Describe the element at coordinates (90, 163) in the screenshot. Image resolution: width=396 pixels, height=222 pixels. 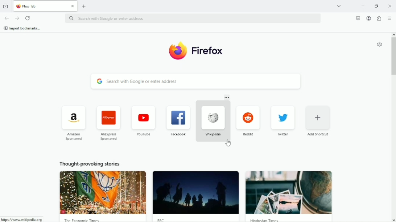
I see `Thought provoking stories` at that location.